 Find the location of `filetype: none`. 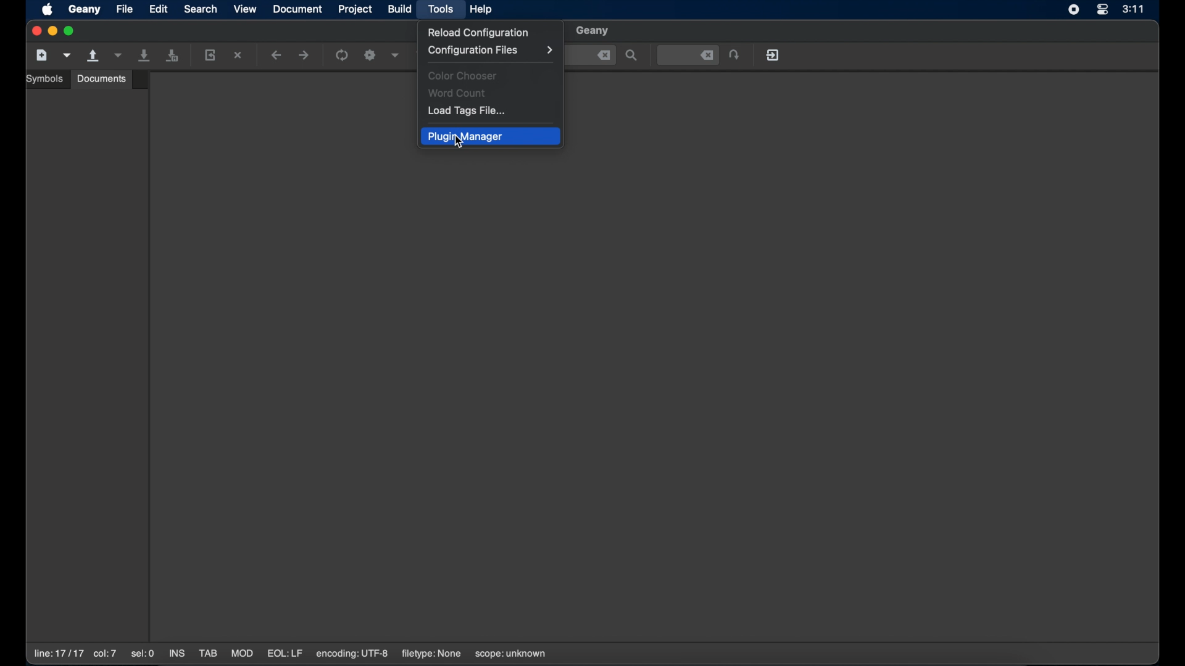

filetype: none is located at coordinates (431, 654).